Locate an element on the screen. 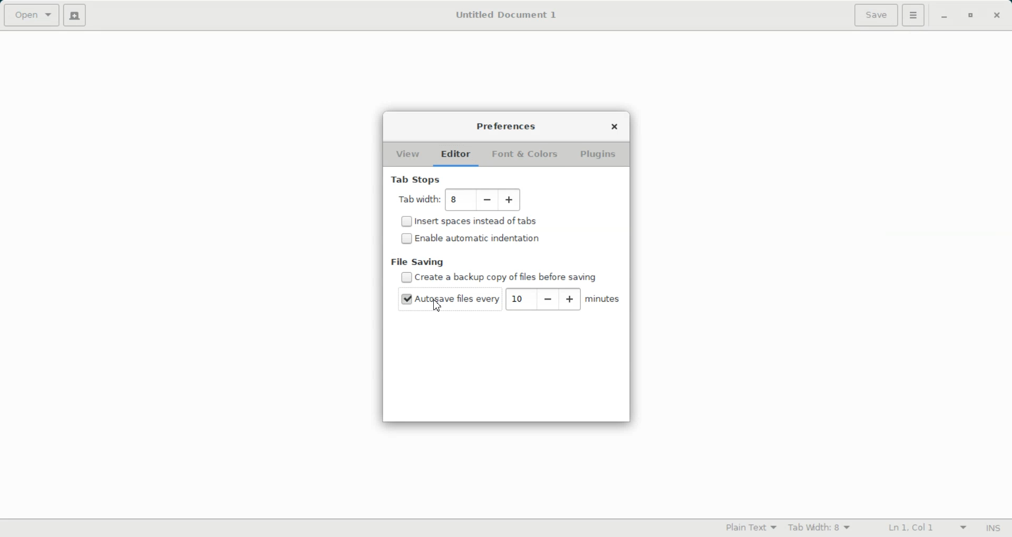 The width and height of the screenshot is (1012, 537). Close is located at coordinates (997, 15).